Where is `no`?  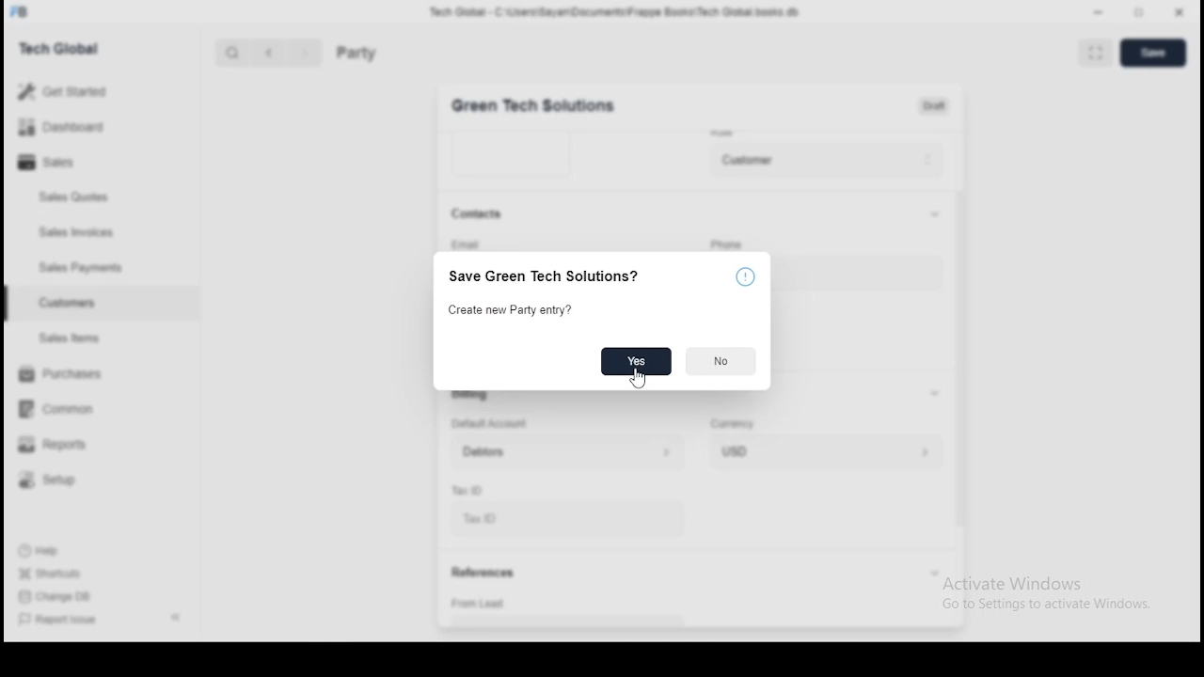 no is located at coordinates (721, 361).